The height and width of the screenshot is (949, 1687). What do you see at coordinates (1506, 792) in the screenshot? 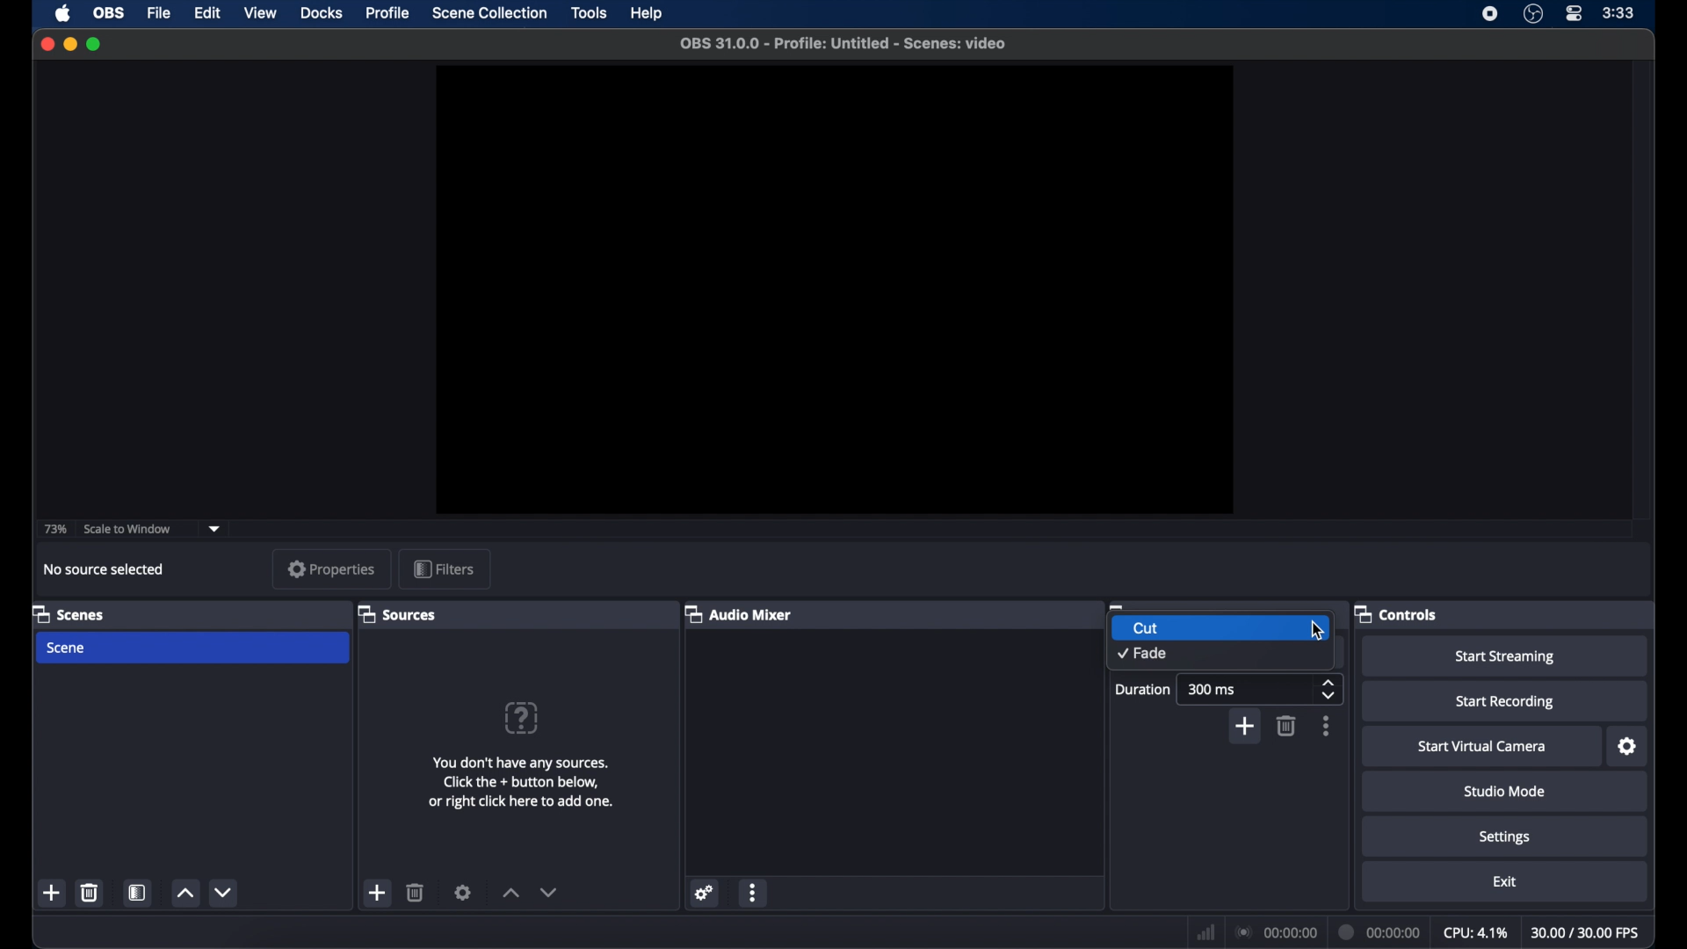
I see `studio mode` at bounding box center [1506, 792].